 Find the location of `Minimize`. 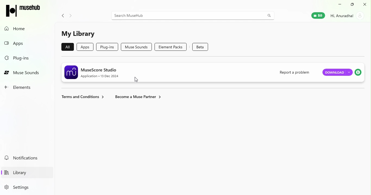

Minimize is located at coordinates (341, 4).